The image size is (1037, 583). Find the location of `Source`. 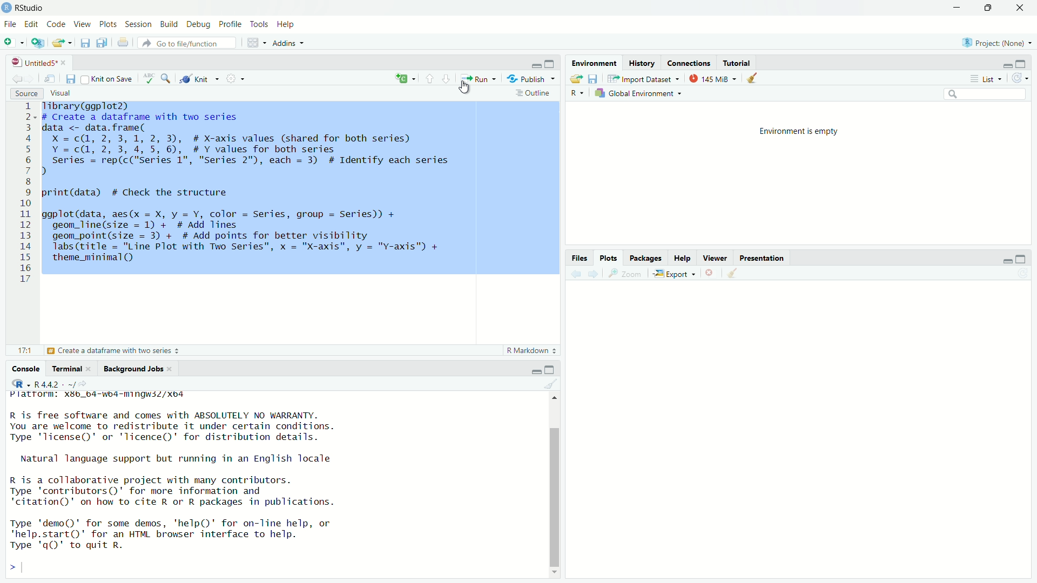

Source is located at coordinates (26, 94).